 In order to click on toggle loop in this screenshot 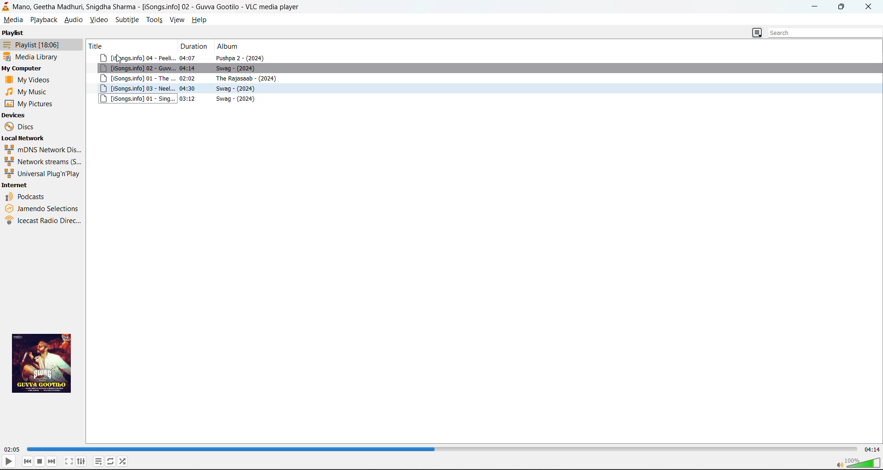, I will do `click(111, 461)`.